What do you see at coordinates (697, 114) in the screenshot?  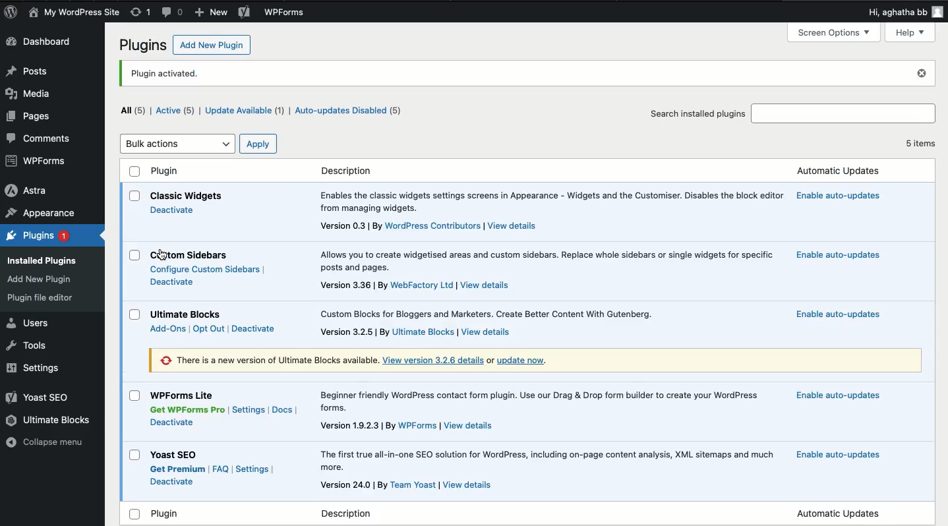 I see `Search installed plugins` at bounding box center [697, 114].